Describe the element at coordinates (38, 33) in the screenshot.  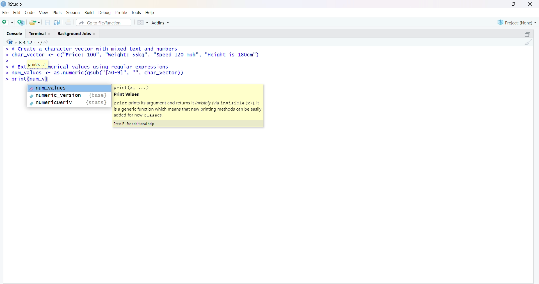
I see `terminal` at that location.